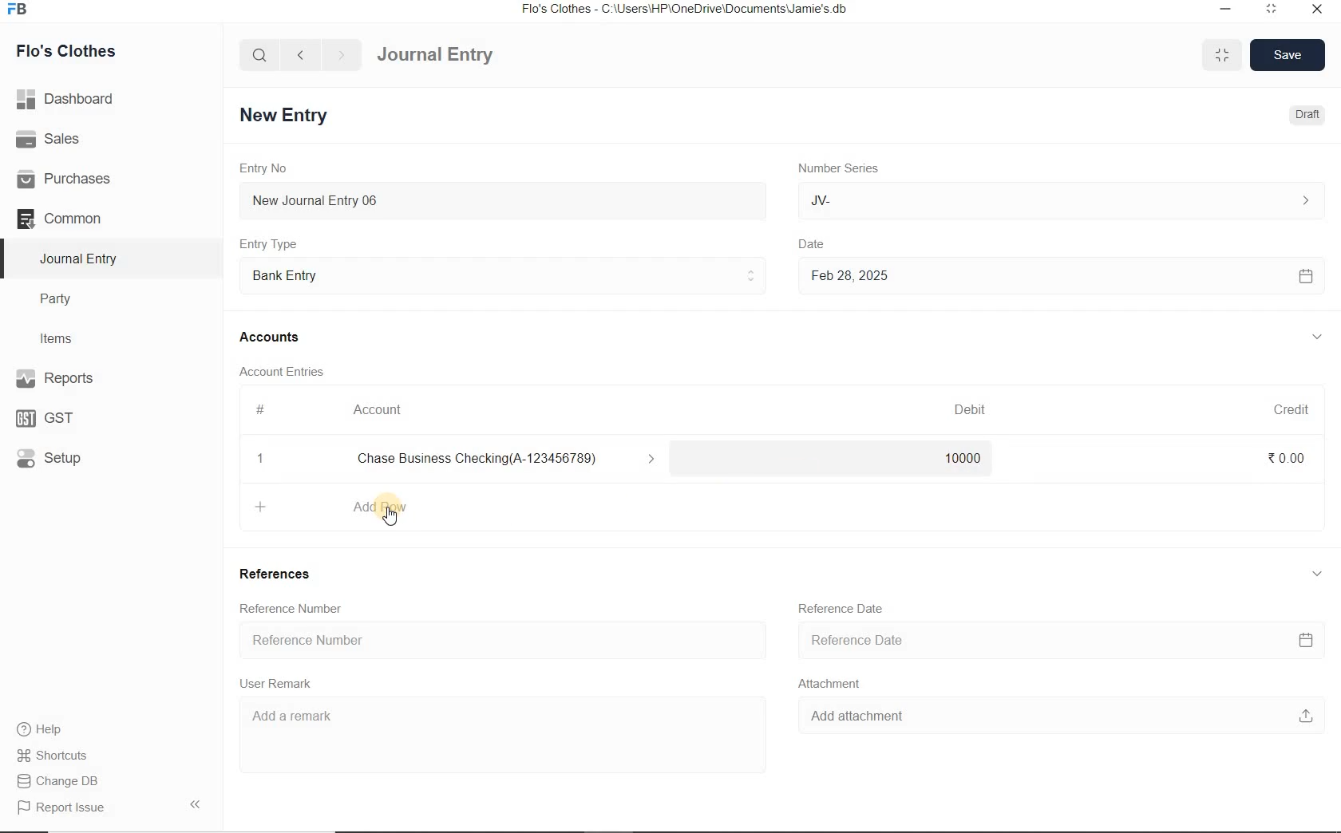  Describe the element at coordinates (493, 724) in the screenshot. I see `Add a remark` at that location.